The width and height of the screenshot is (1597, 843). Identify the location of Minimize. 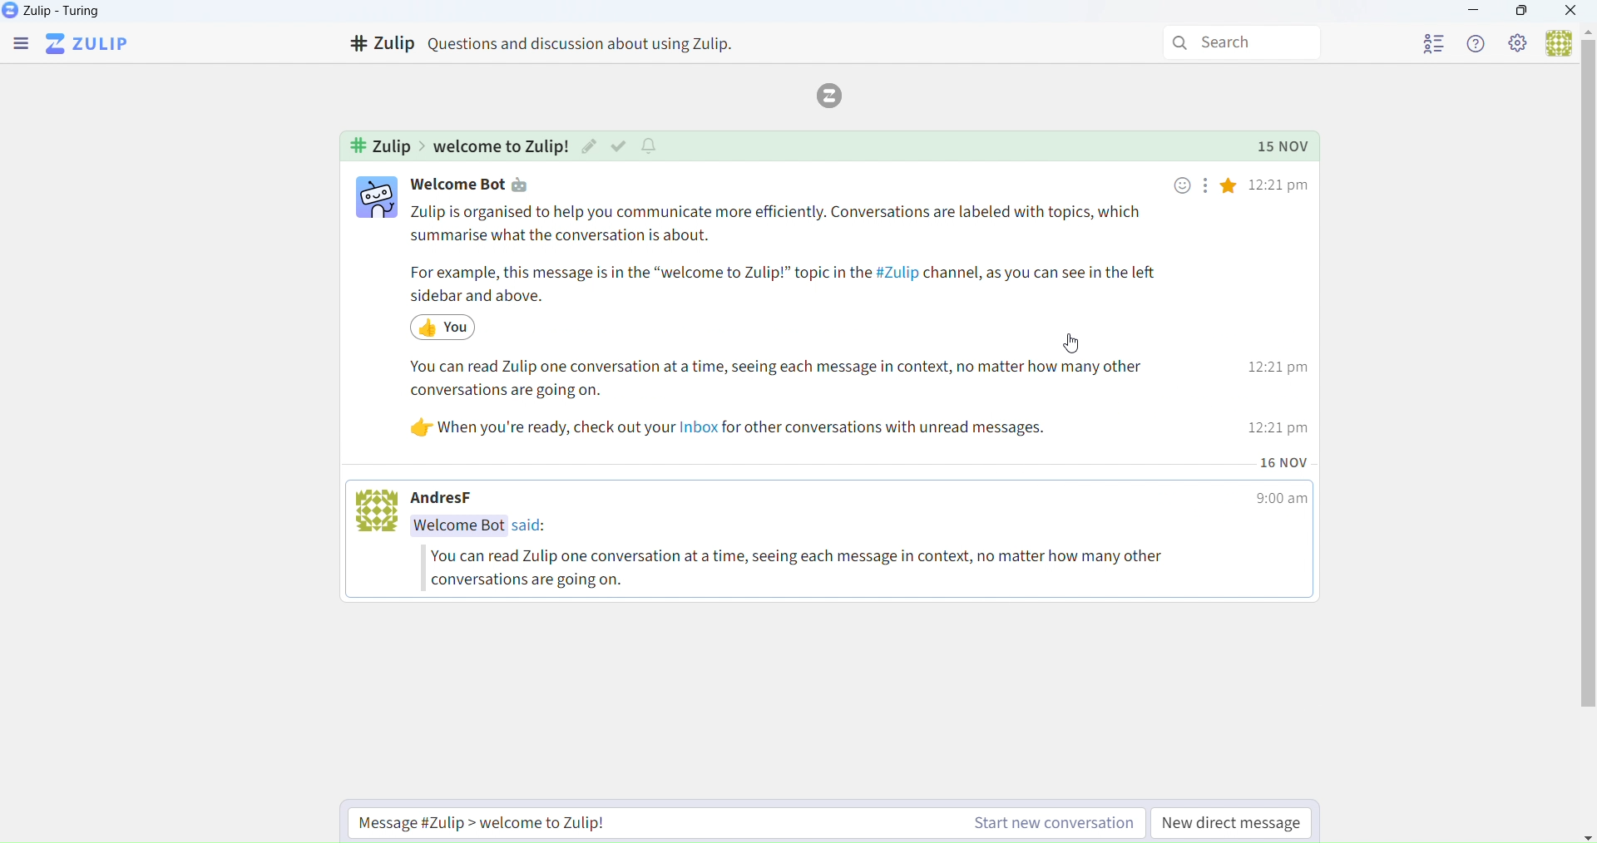
(1477, 12).